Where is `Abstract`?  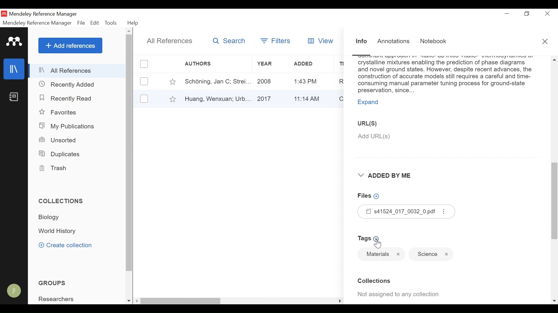
Abstract is located at coordinates (445, 75).